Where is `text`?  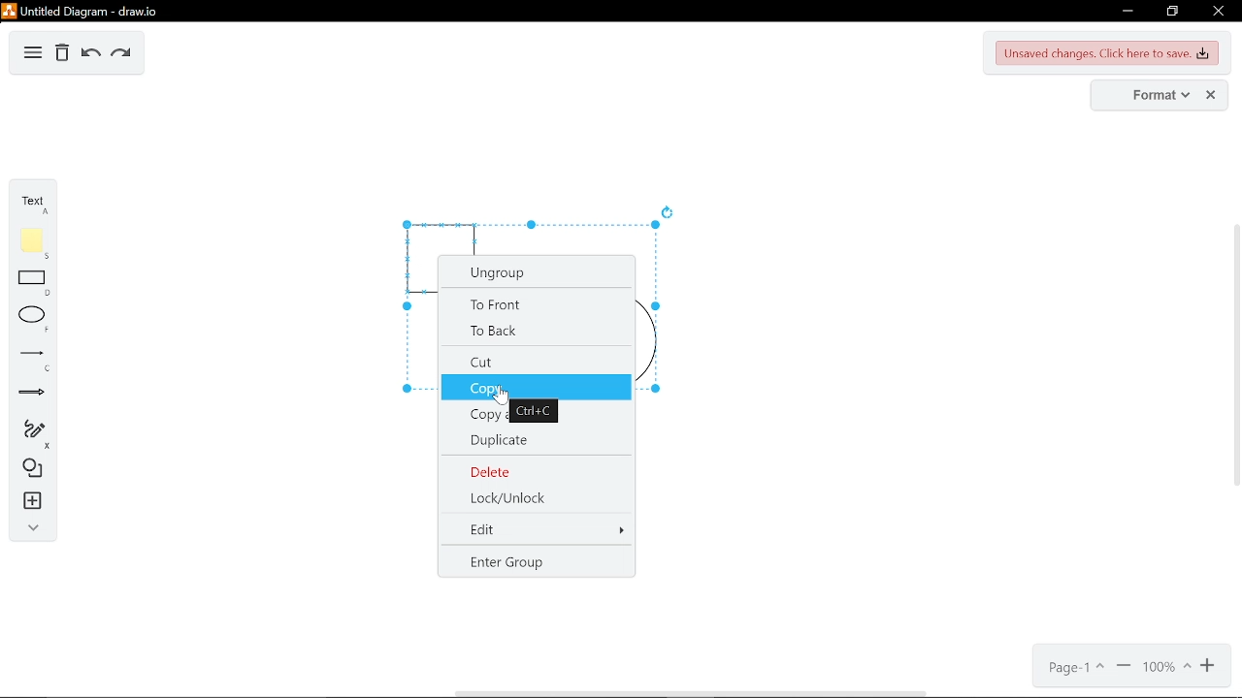
text is located at coordinates (31, 203).